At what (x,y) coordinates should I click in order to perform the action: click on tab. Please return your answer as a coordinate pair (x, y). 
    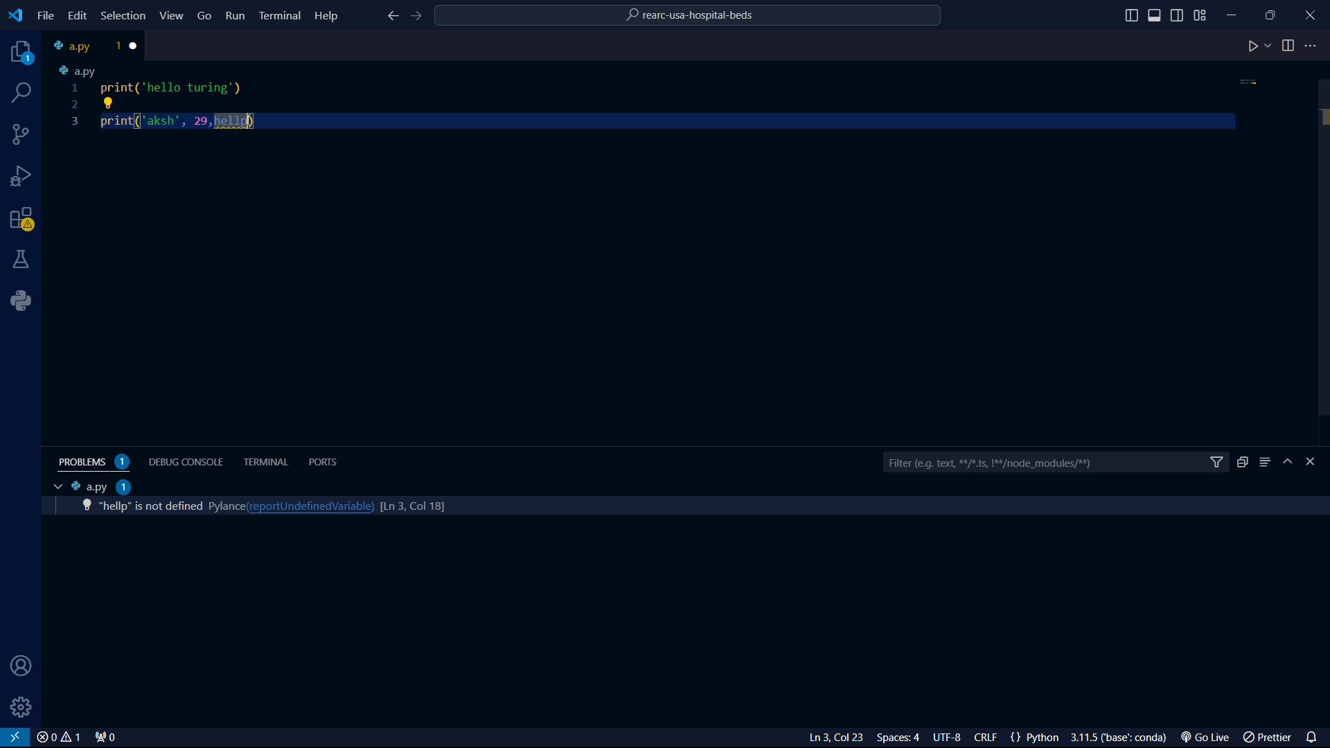
    Looking at the image, I should click on (54, 487).